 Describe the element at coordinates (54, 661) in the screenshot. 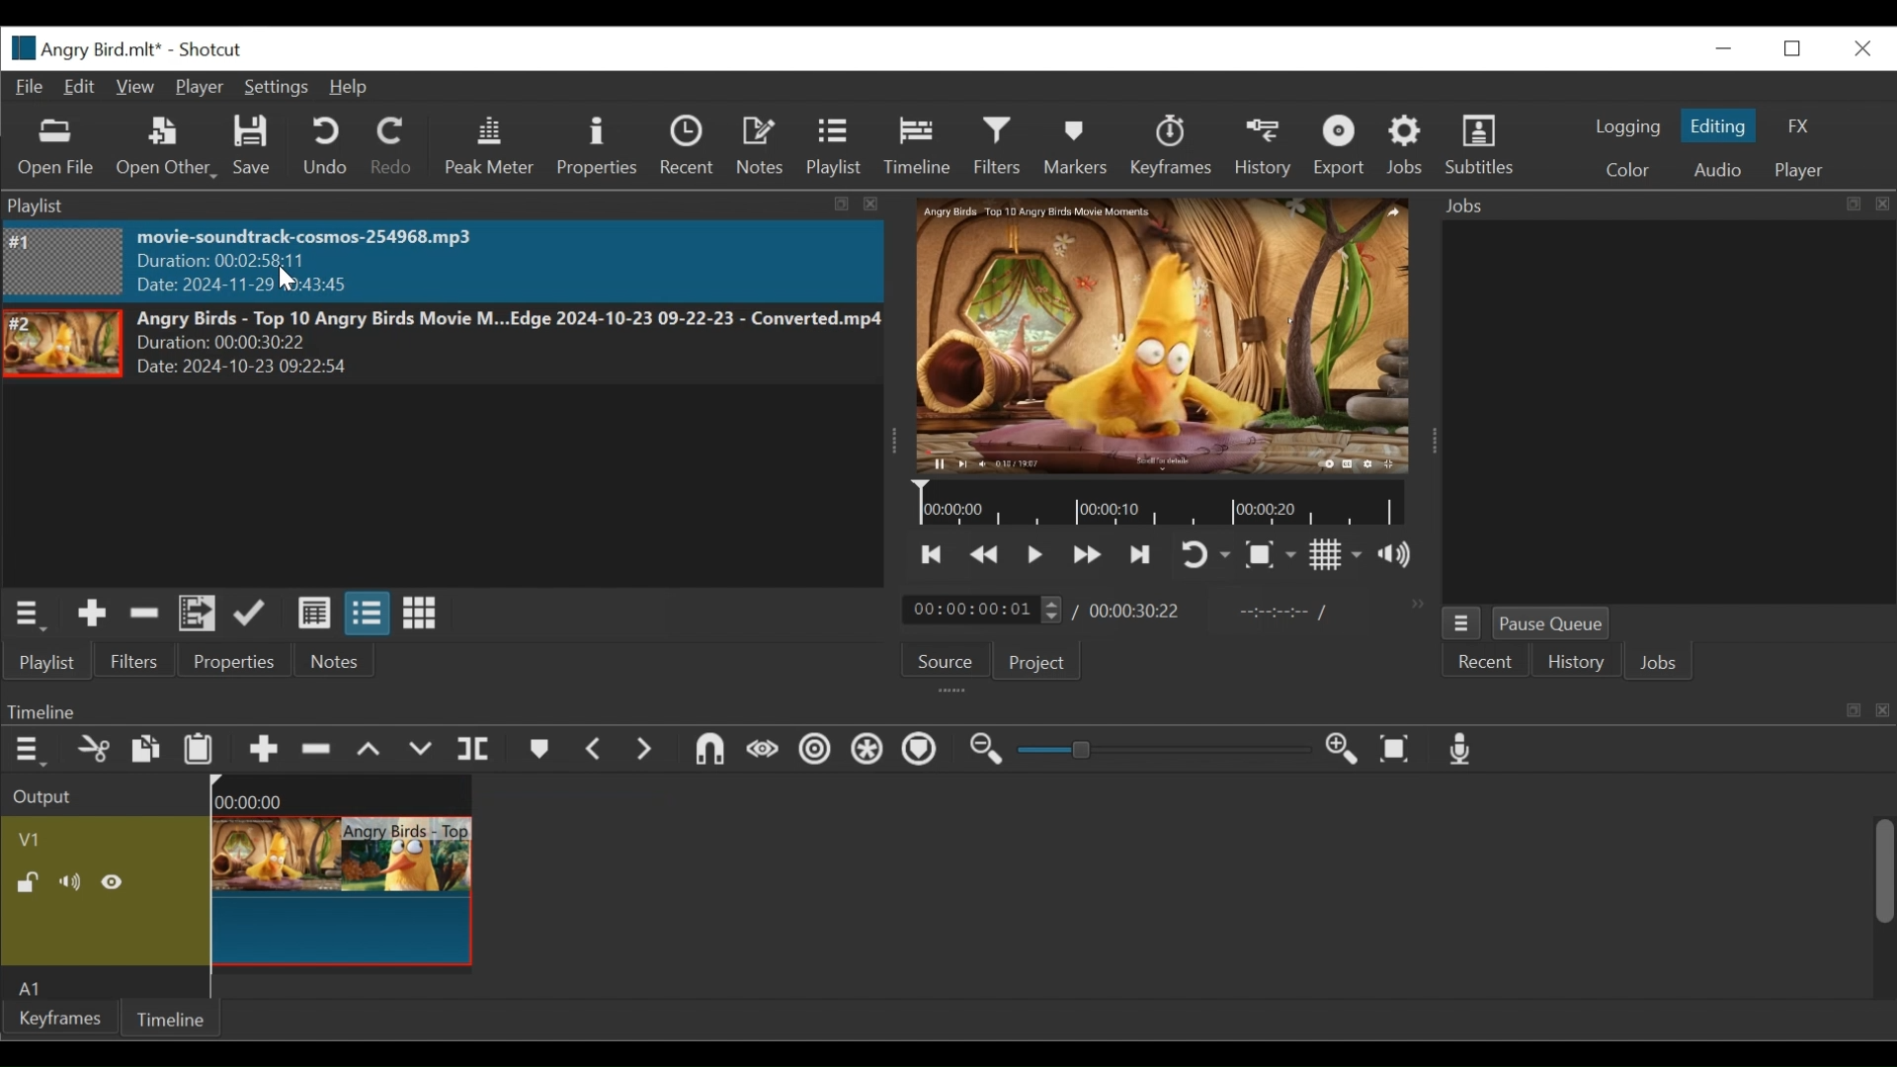

I see `Playlist` at that location.